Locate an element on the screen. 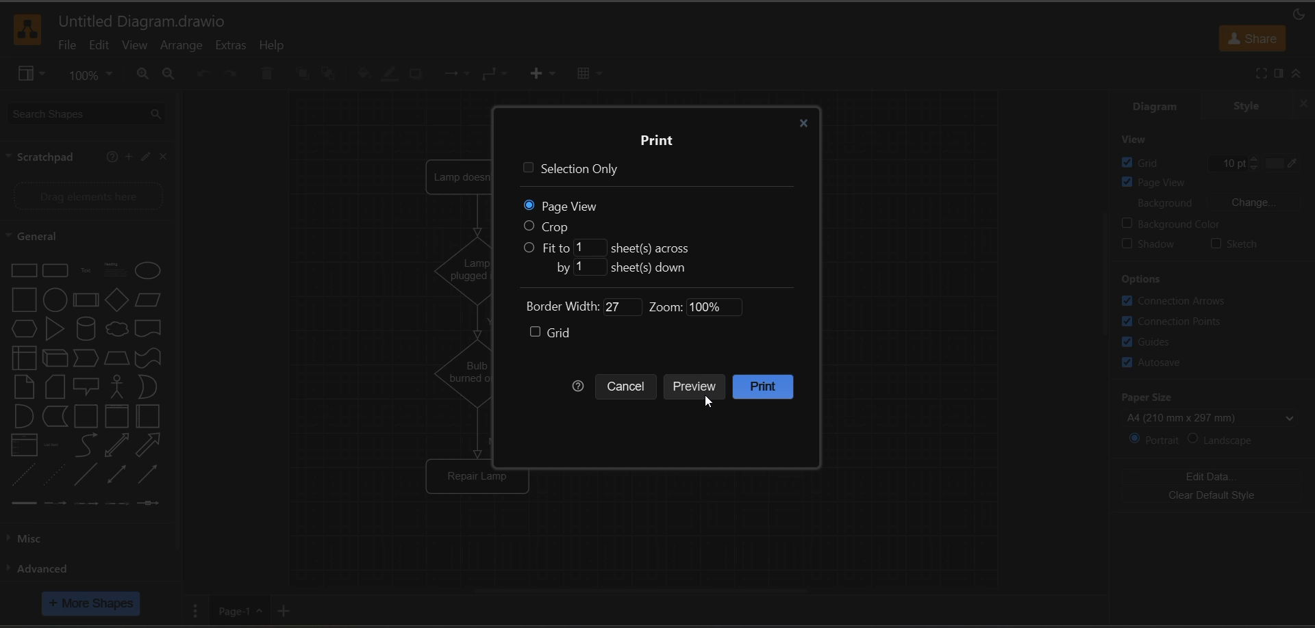 The image size is (1315, 628). view is located at coordinates (134, 46).